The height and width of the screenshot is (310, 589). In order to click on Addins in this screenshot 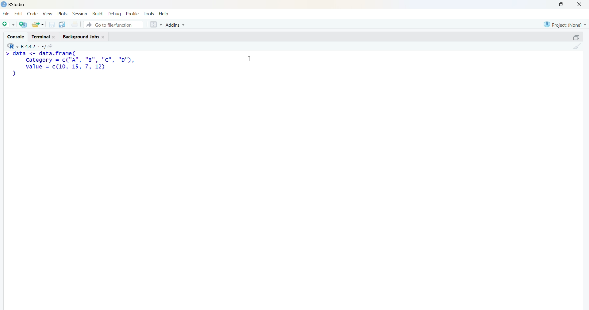, I will do `click(176, 25)`.